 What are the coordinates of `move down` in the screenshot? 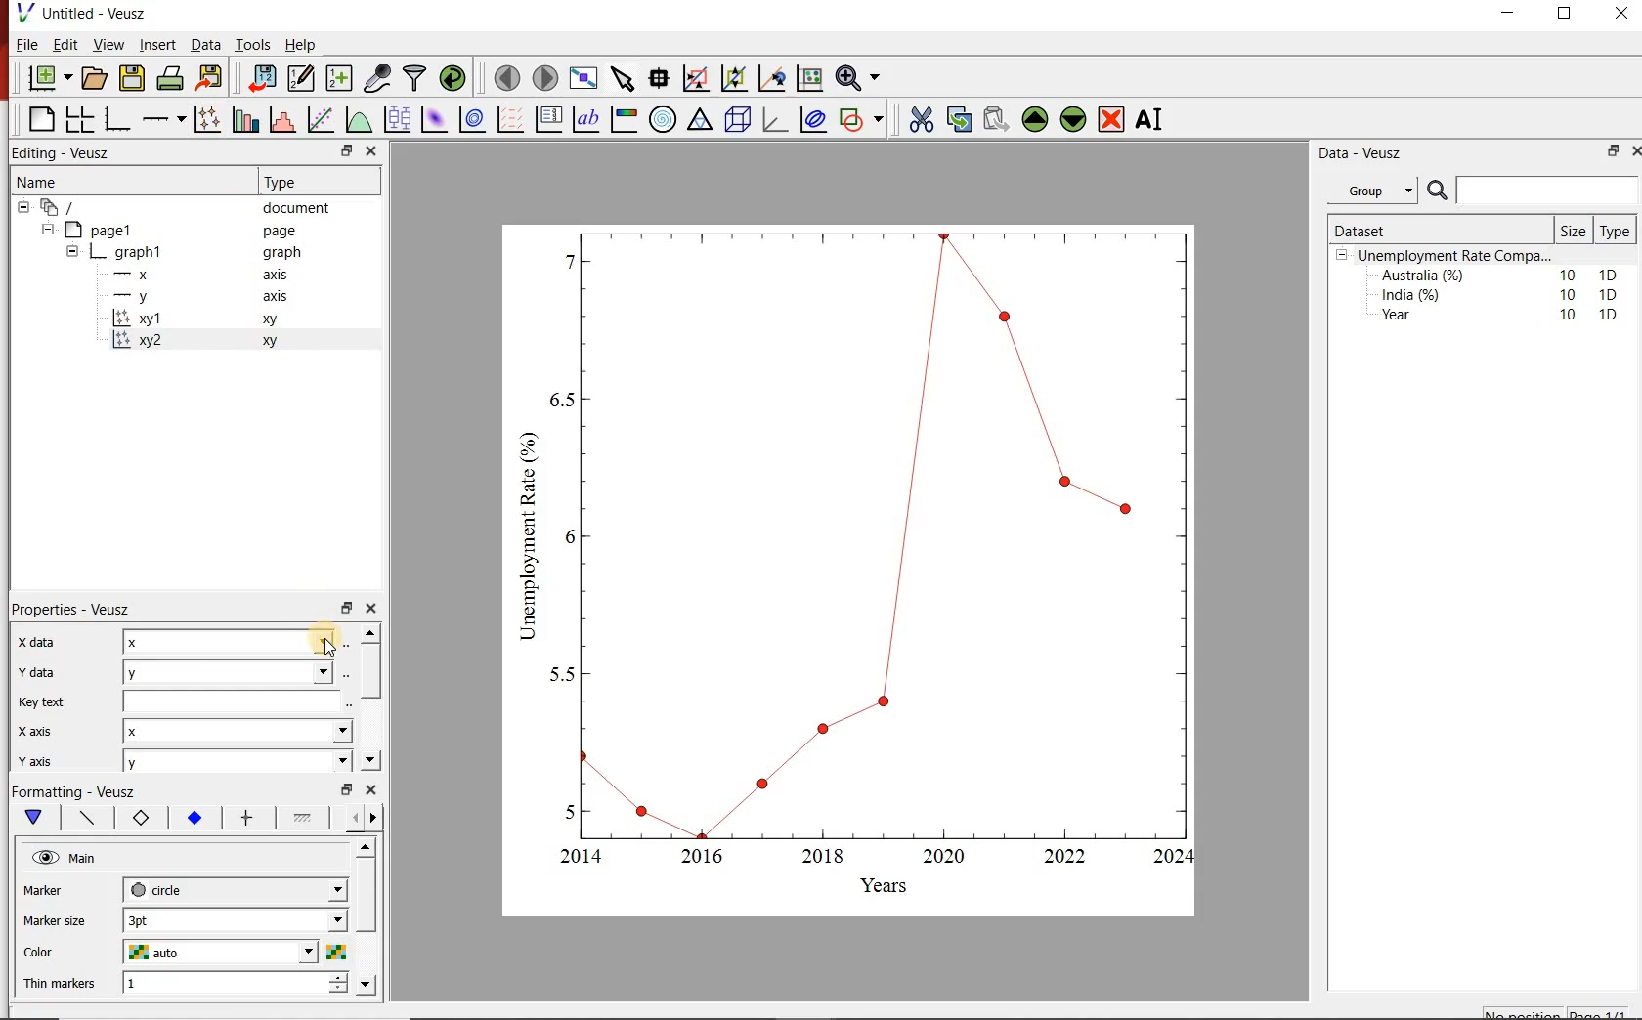 It's located at (366, 985).